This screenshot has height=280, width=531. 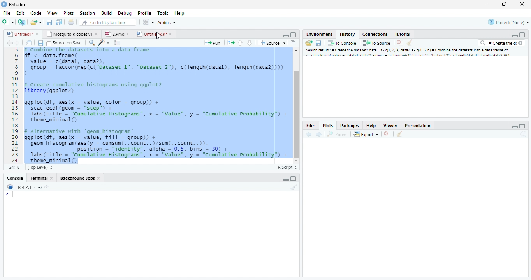 I want to click on back, so click(x=309, y=135).